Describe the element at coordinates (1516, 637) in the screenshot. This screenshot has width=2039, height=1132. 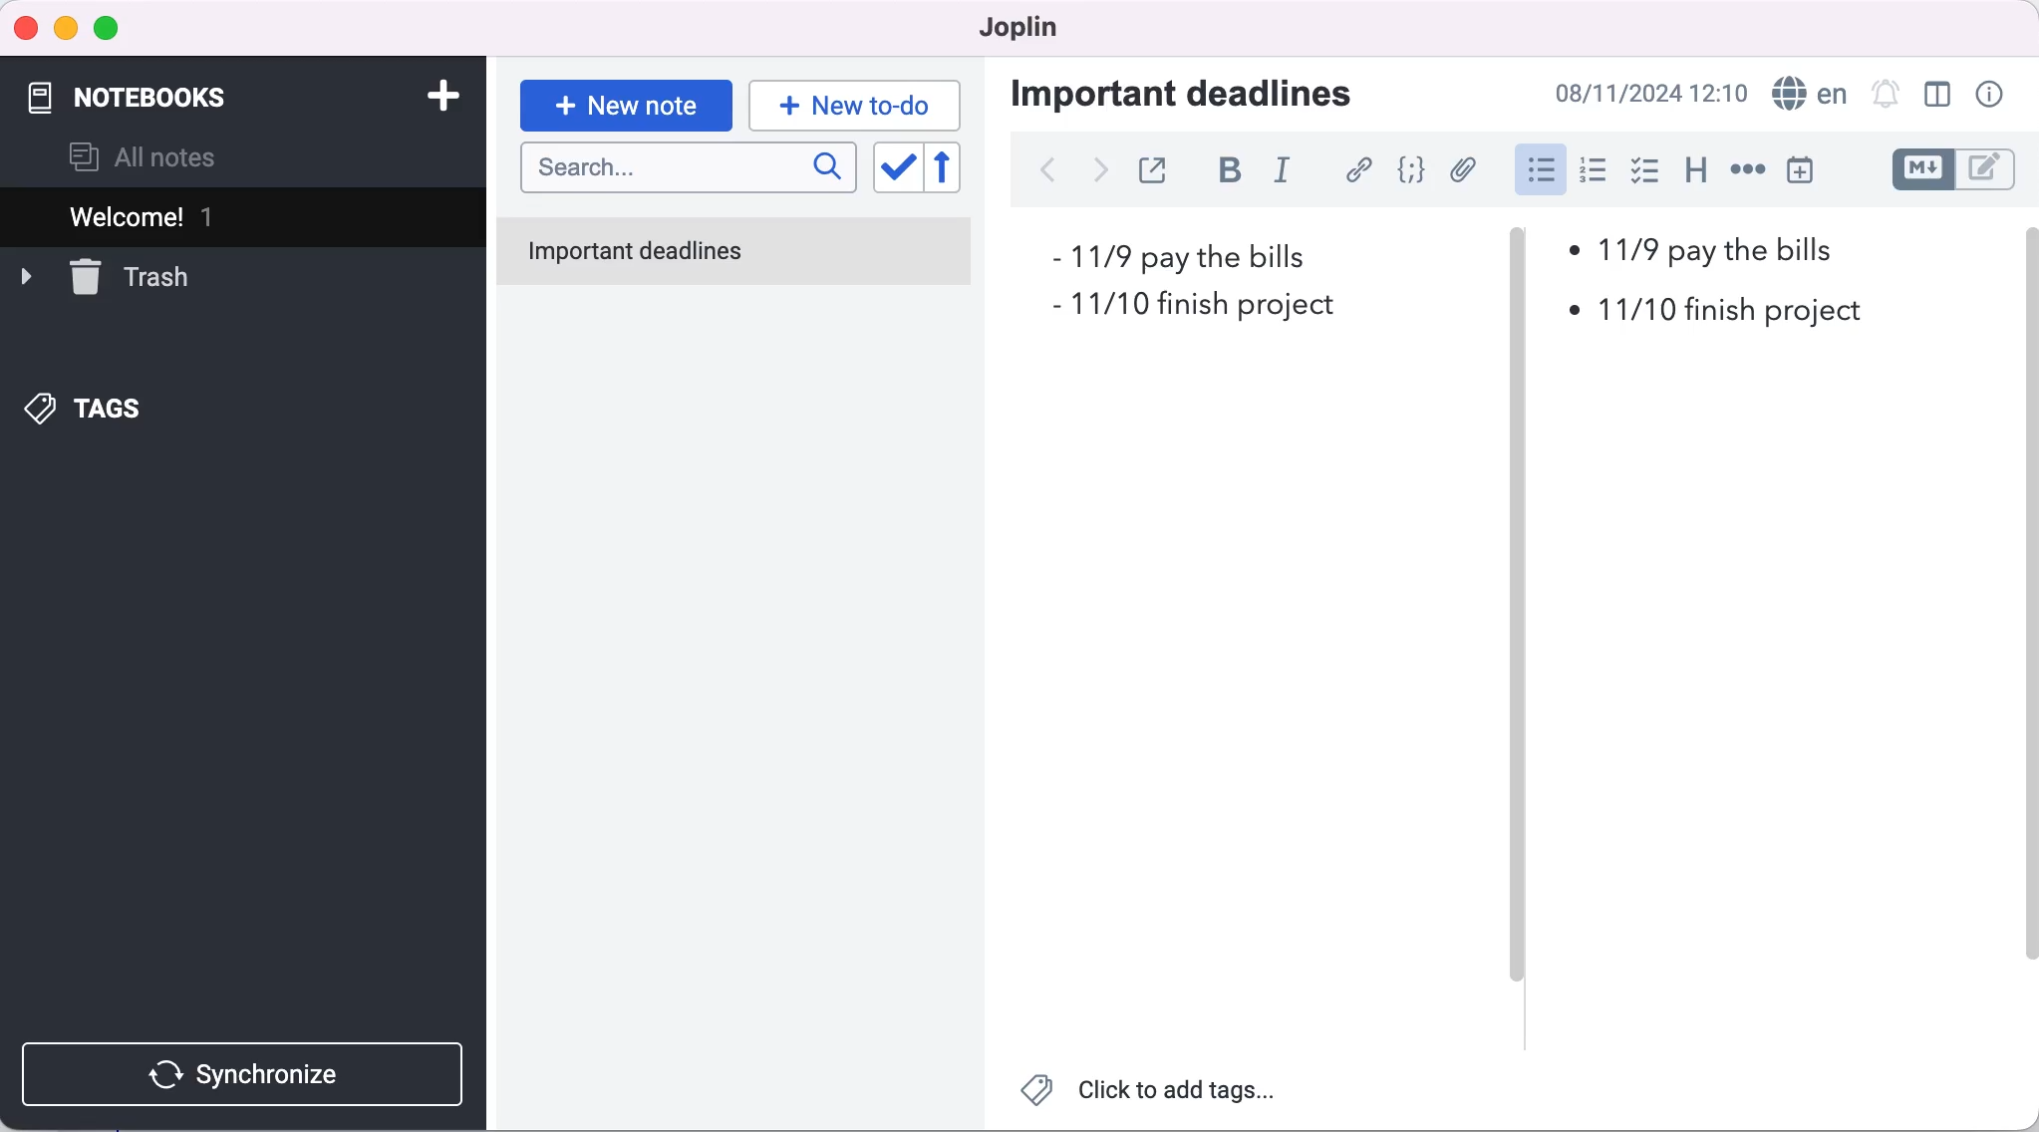
I see `vertical slider` at that location.